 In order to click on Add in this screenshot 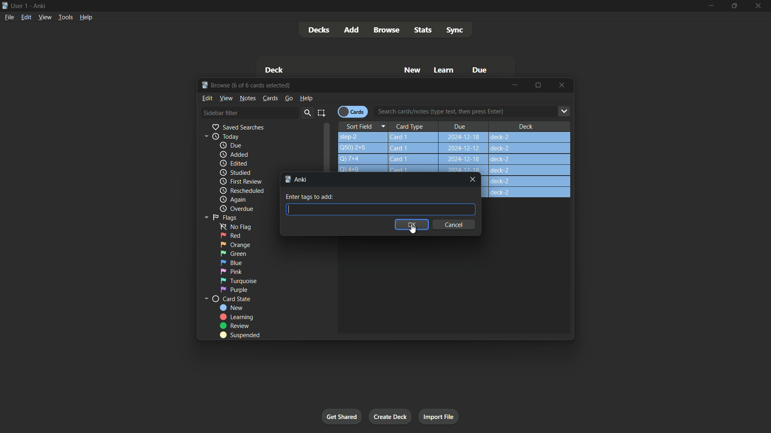, I will do `click(353, 30)`.